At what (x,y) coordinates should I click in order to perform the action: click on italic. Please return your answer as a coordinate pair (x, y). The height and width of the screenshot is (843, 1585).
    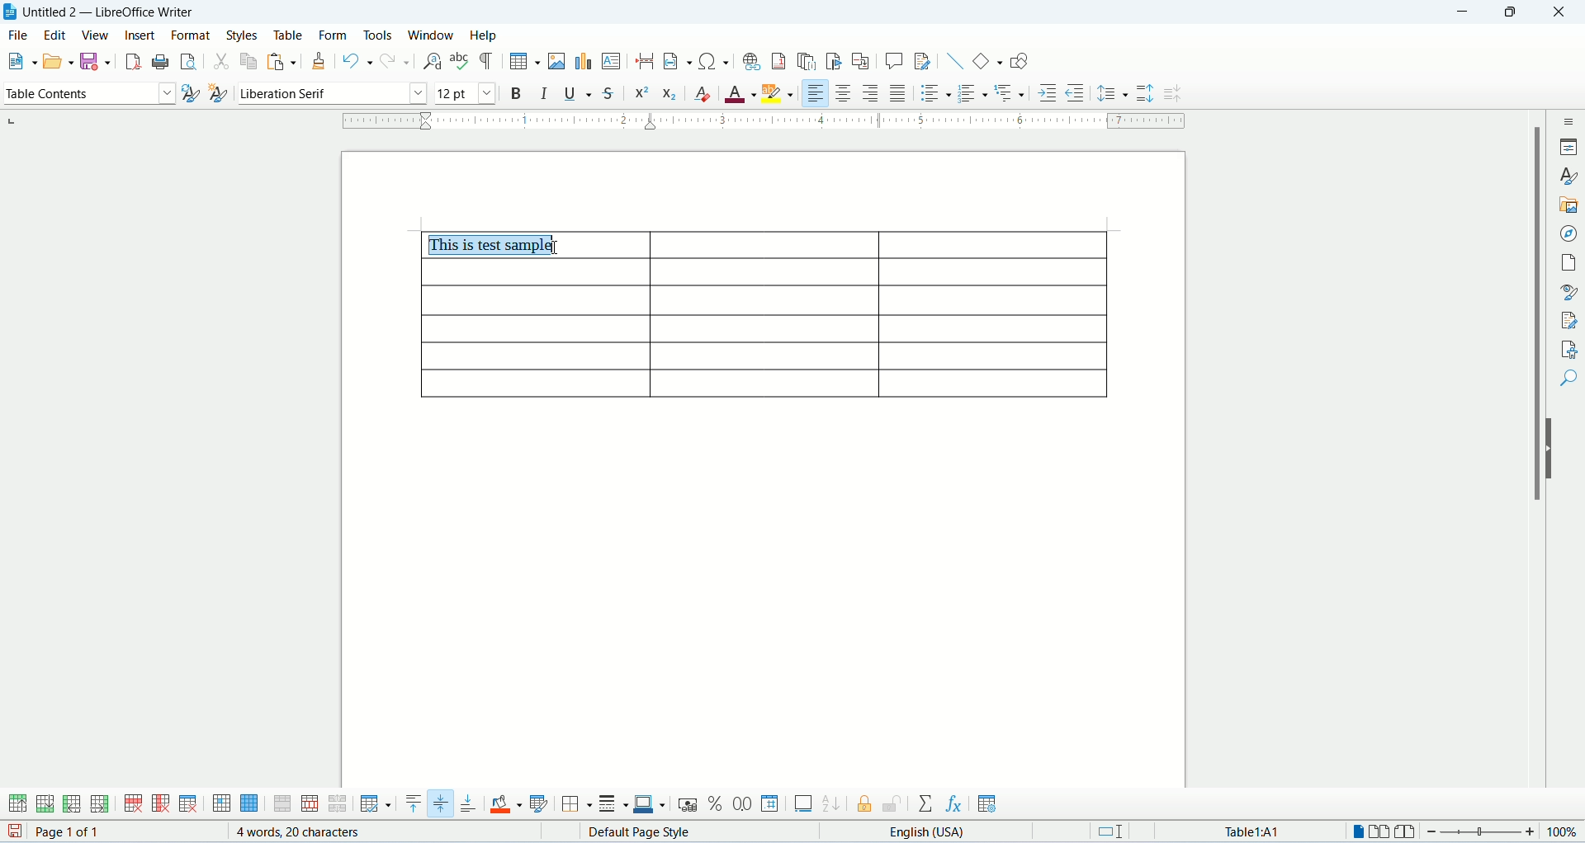
    Looking at the image, I should click on (545, 93).